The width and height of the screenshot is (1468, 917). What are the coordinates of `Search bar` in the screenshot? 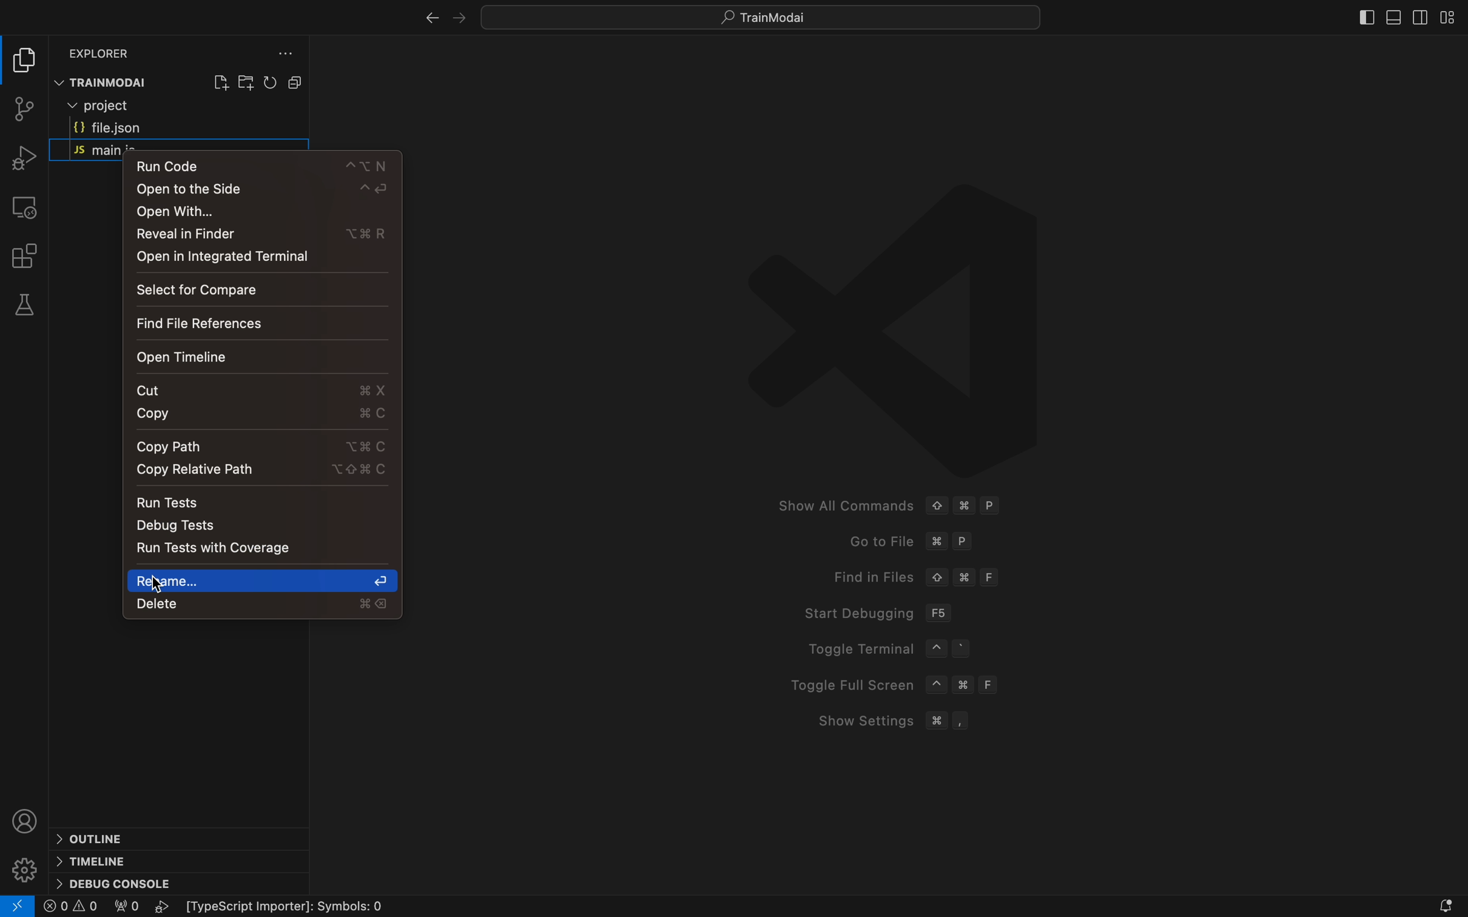 It's located at (766, 16).